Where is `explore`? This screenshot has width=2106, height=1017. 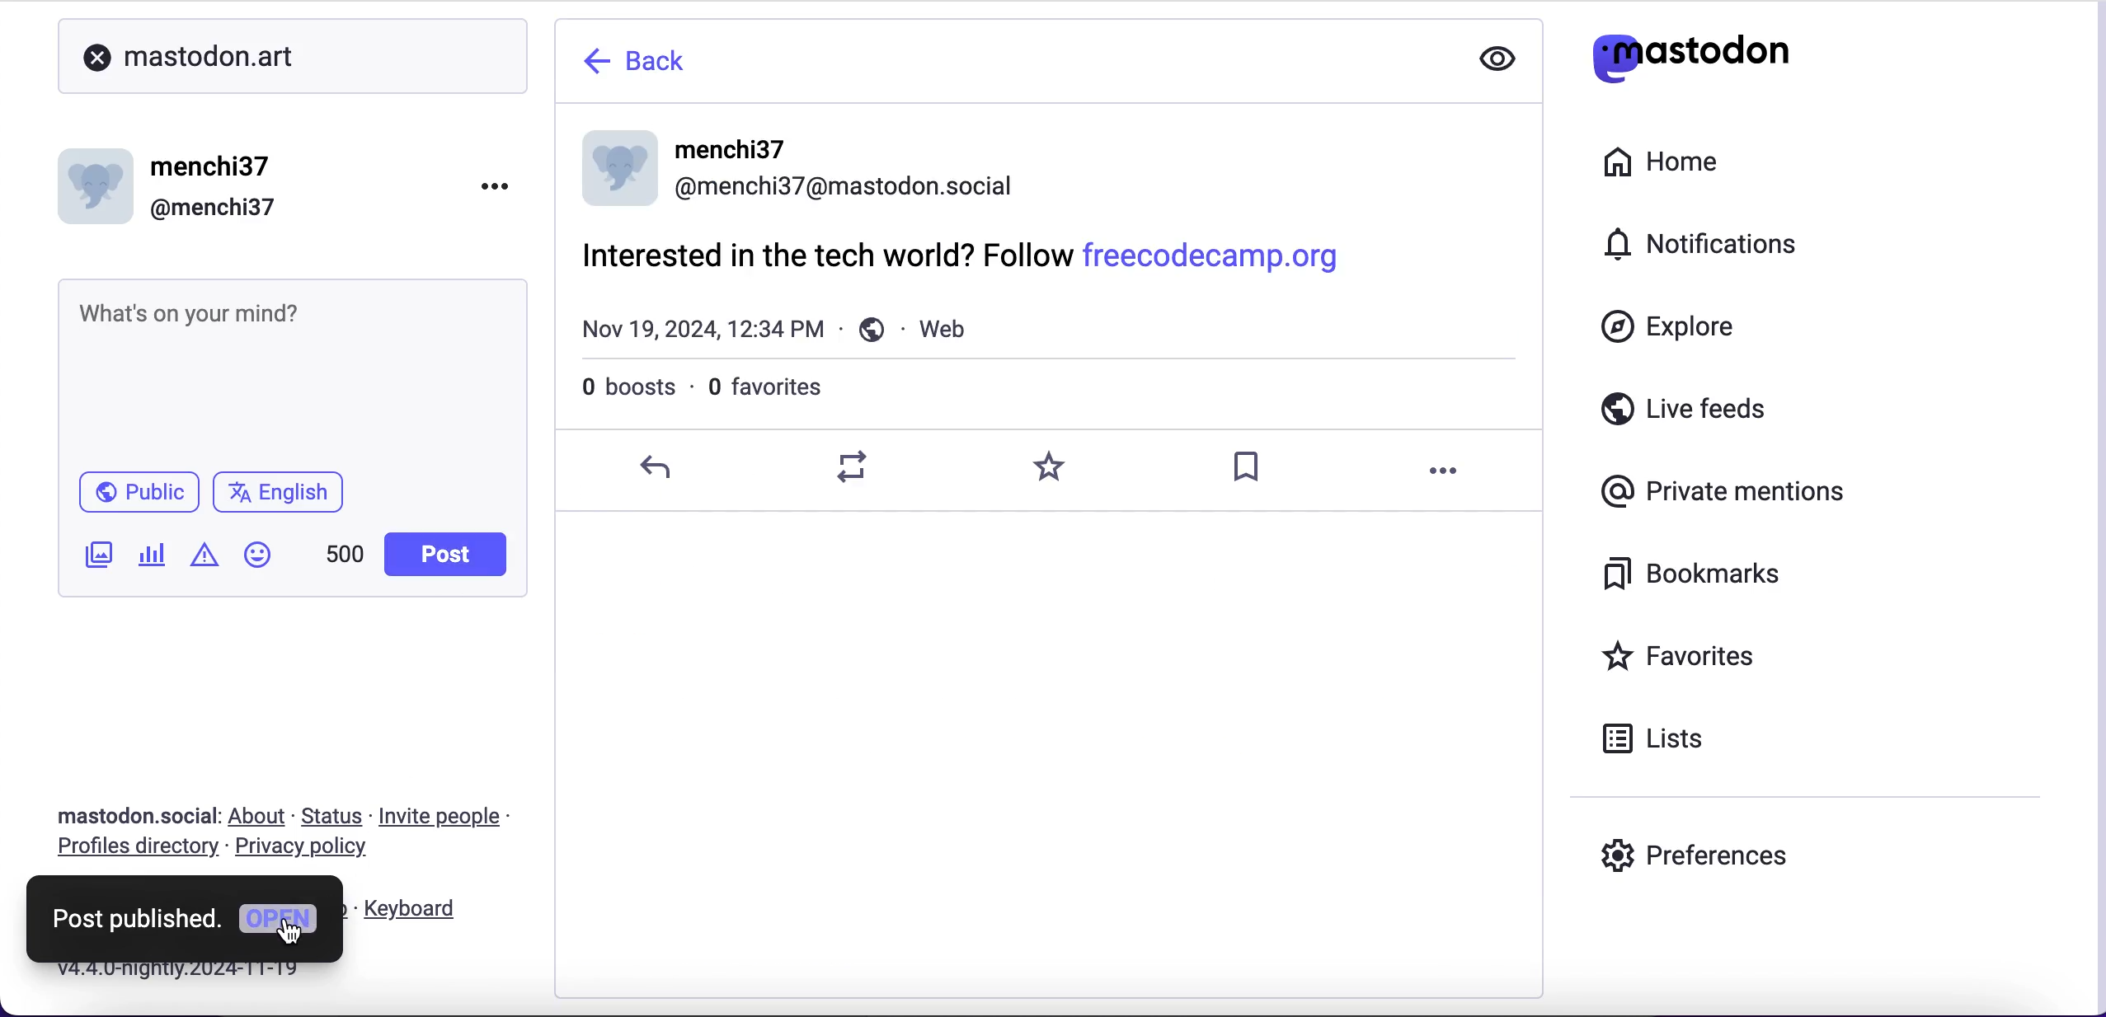 explore is located at coordinates (1667, 328).